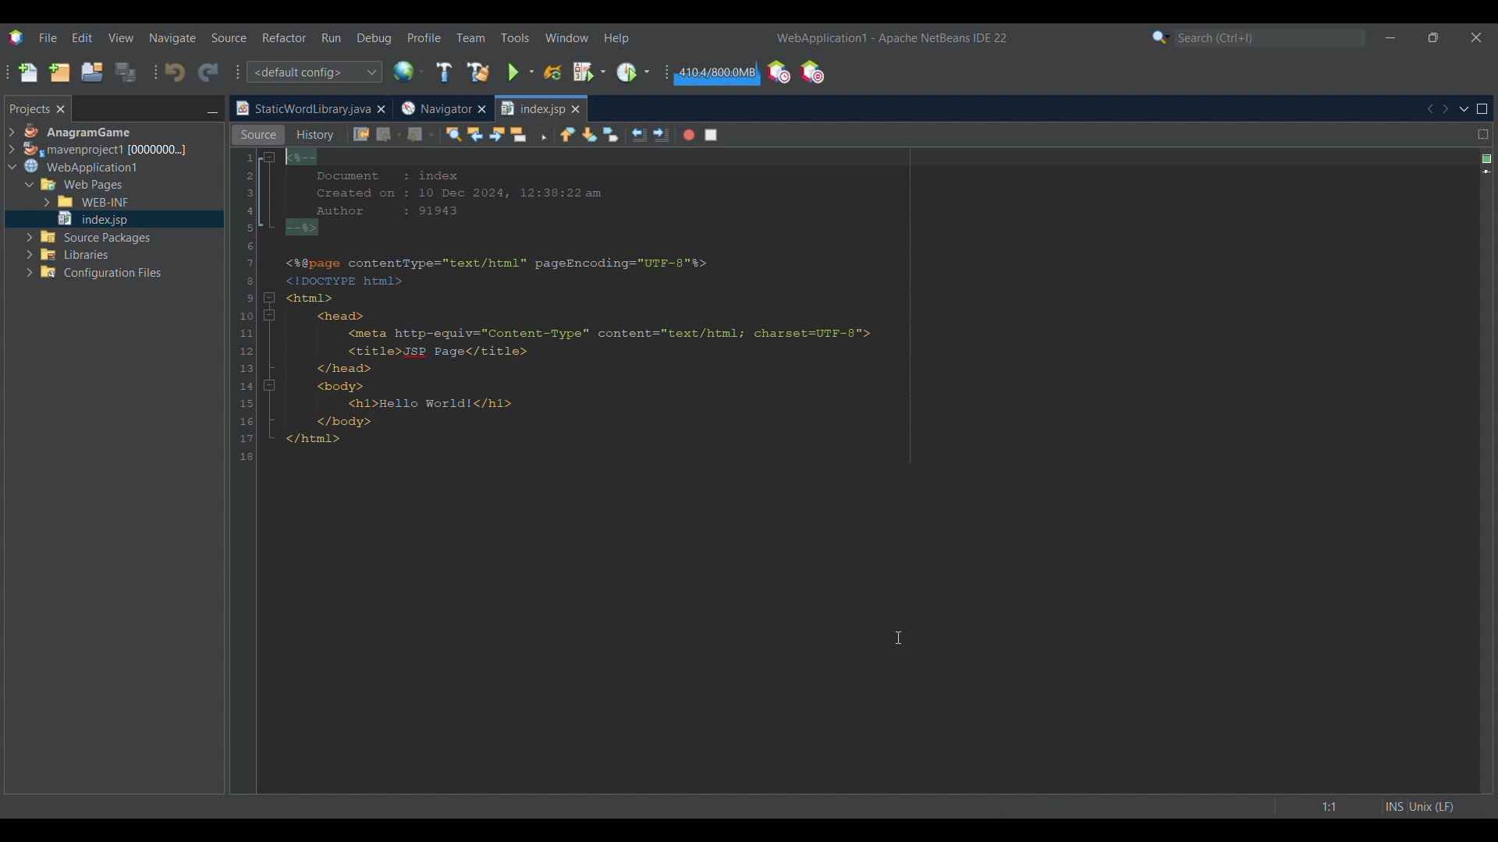  I want to click on Pause I/O checks, so click(811, 72).